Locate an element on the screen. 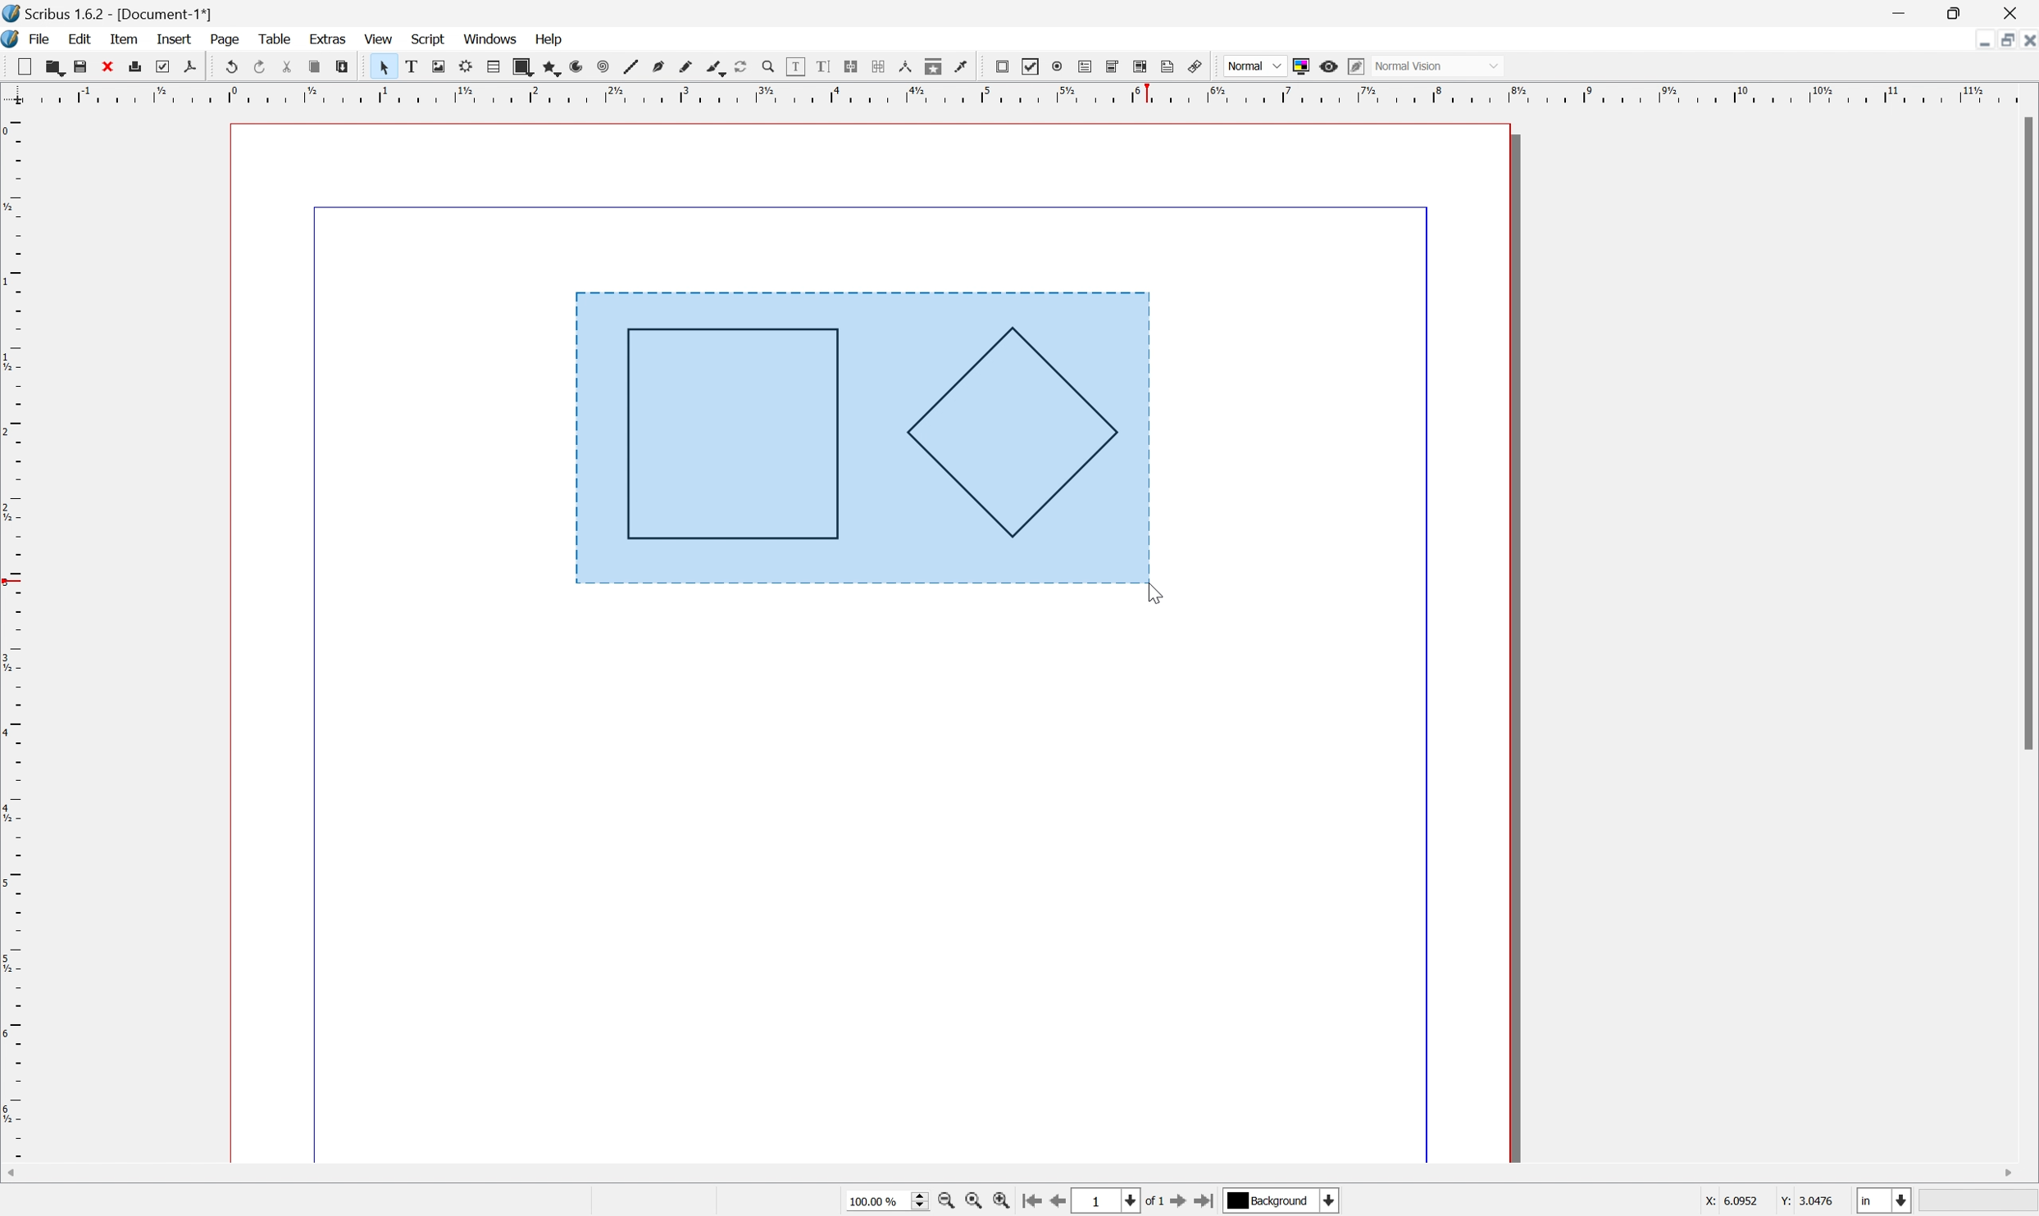 The image size is (2039, 1216). undo is located at coordinates (231, 68).